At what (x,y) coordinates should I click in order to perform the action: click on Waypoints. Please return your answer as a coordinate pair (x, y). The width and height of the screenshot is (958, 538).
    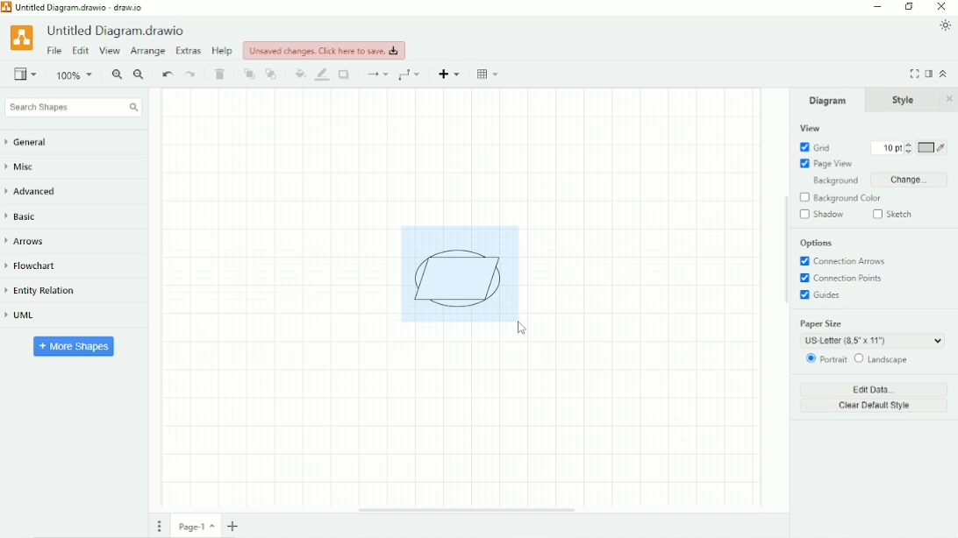
    Looking at the image, I should click on (411, 74).